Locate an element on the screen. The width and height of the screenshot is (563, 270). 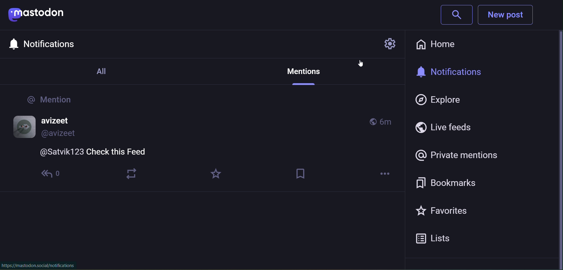
Explore is located at coordinates (440, 100).